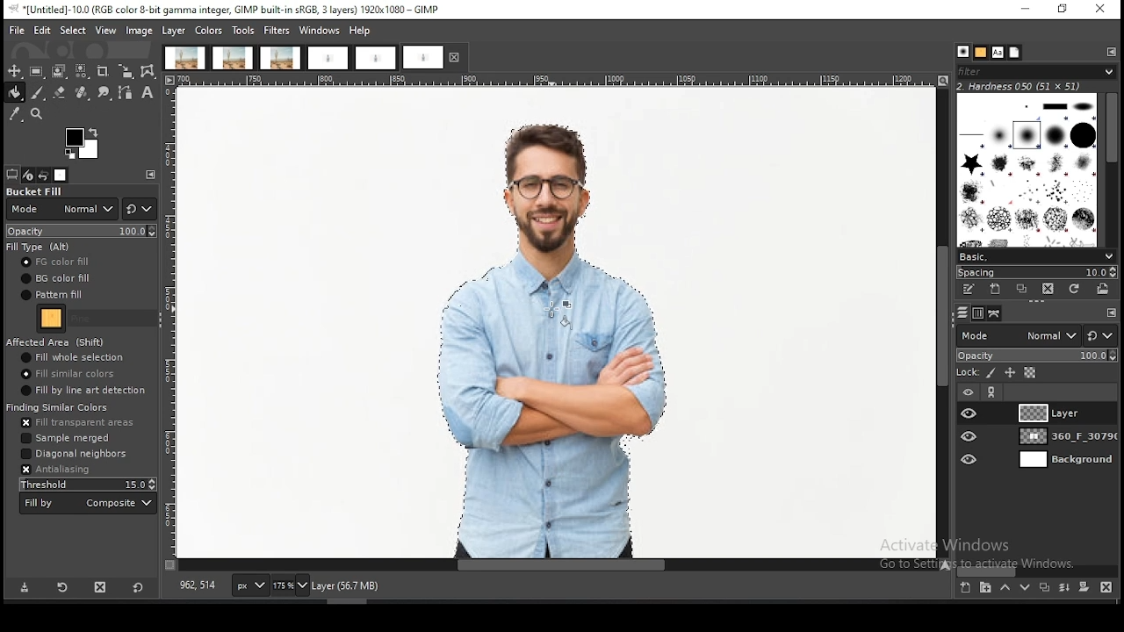 The image size is (1124, 632). What do you see at coordinates (64, 586) in the screenshot?
I see `restore tool preset` at bounding box center [64, 586].